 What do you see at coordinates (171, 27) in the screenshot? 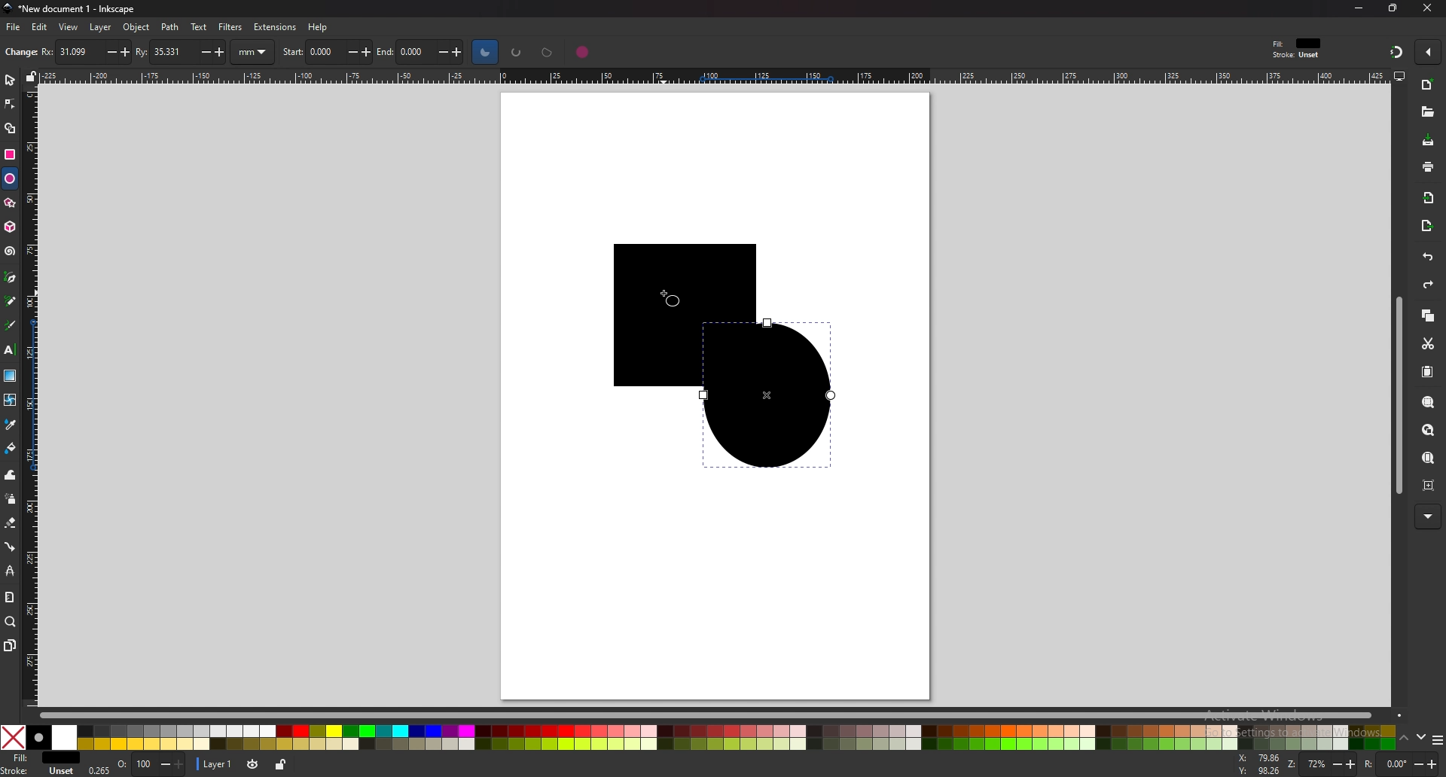
I see `path` at bounding box center [171, 27].